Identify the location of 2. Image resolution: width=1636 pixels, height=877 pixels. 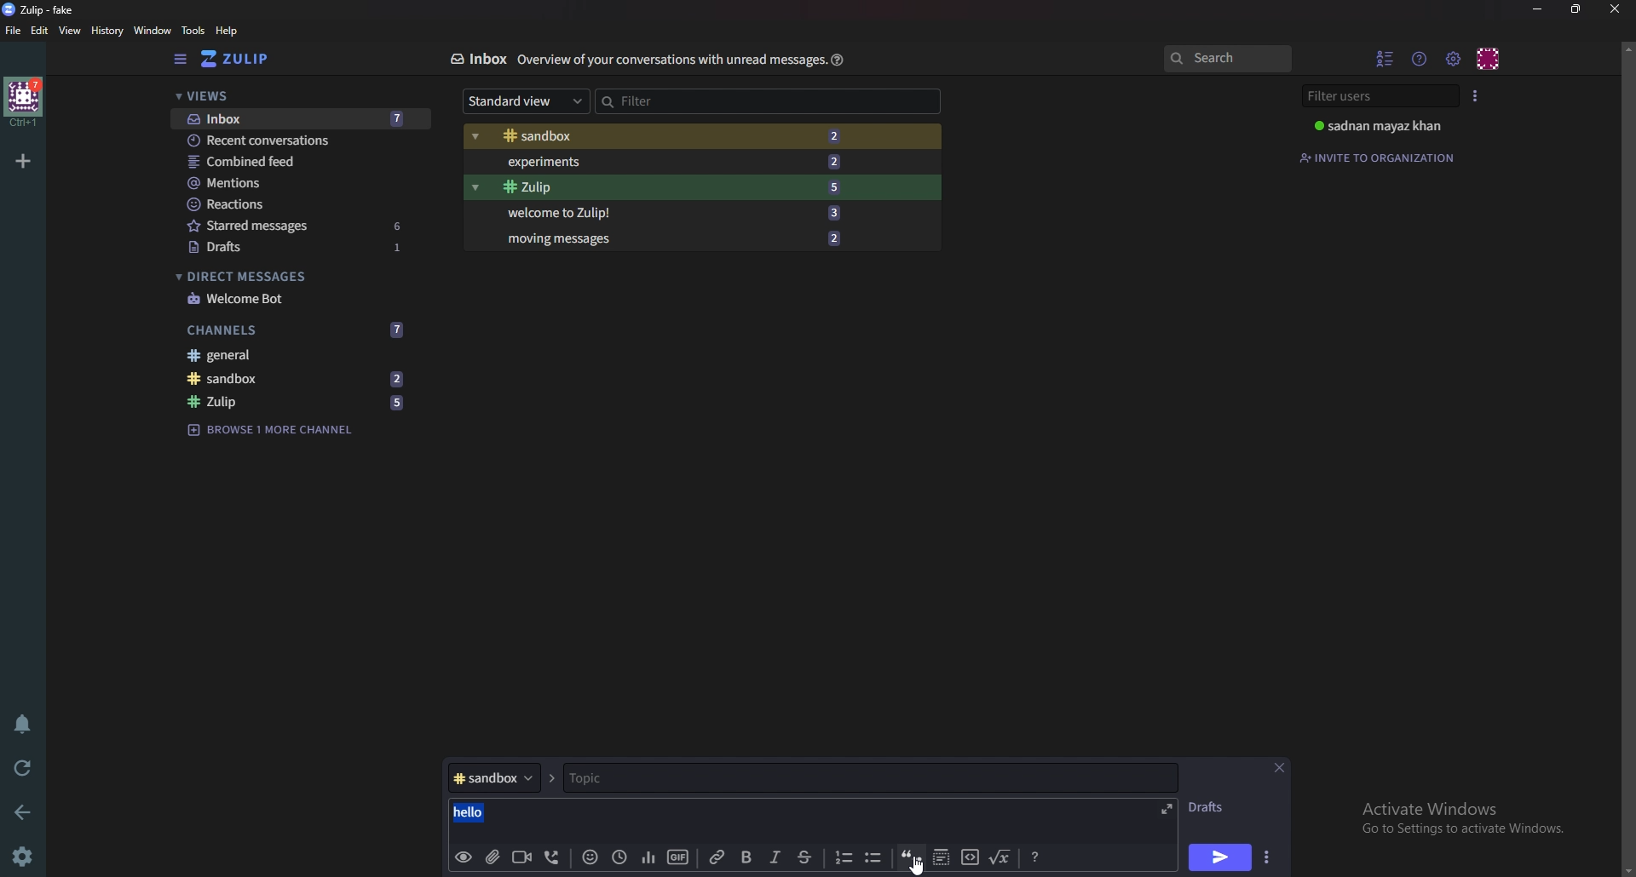
(838, 238).